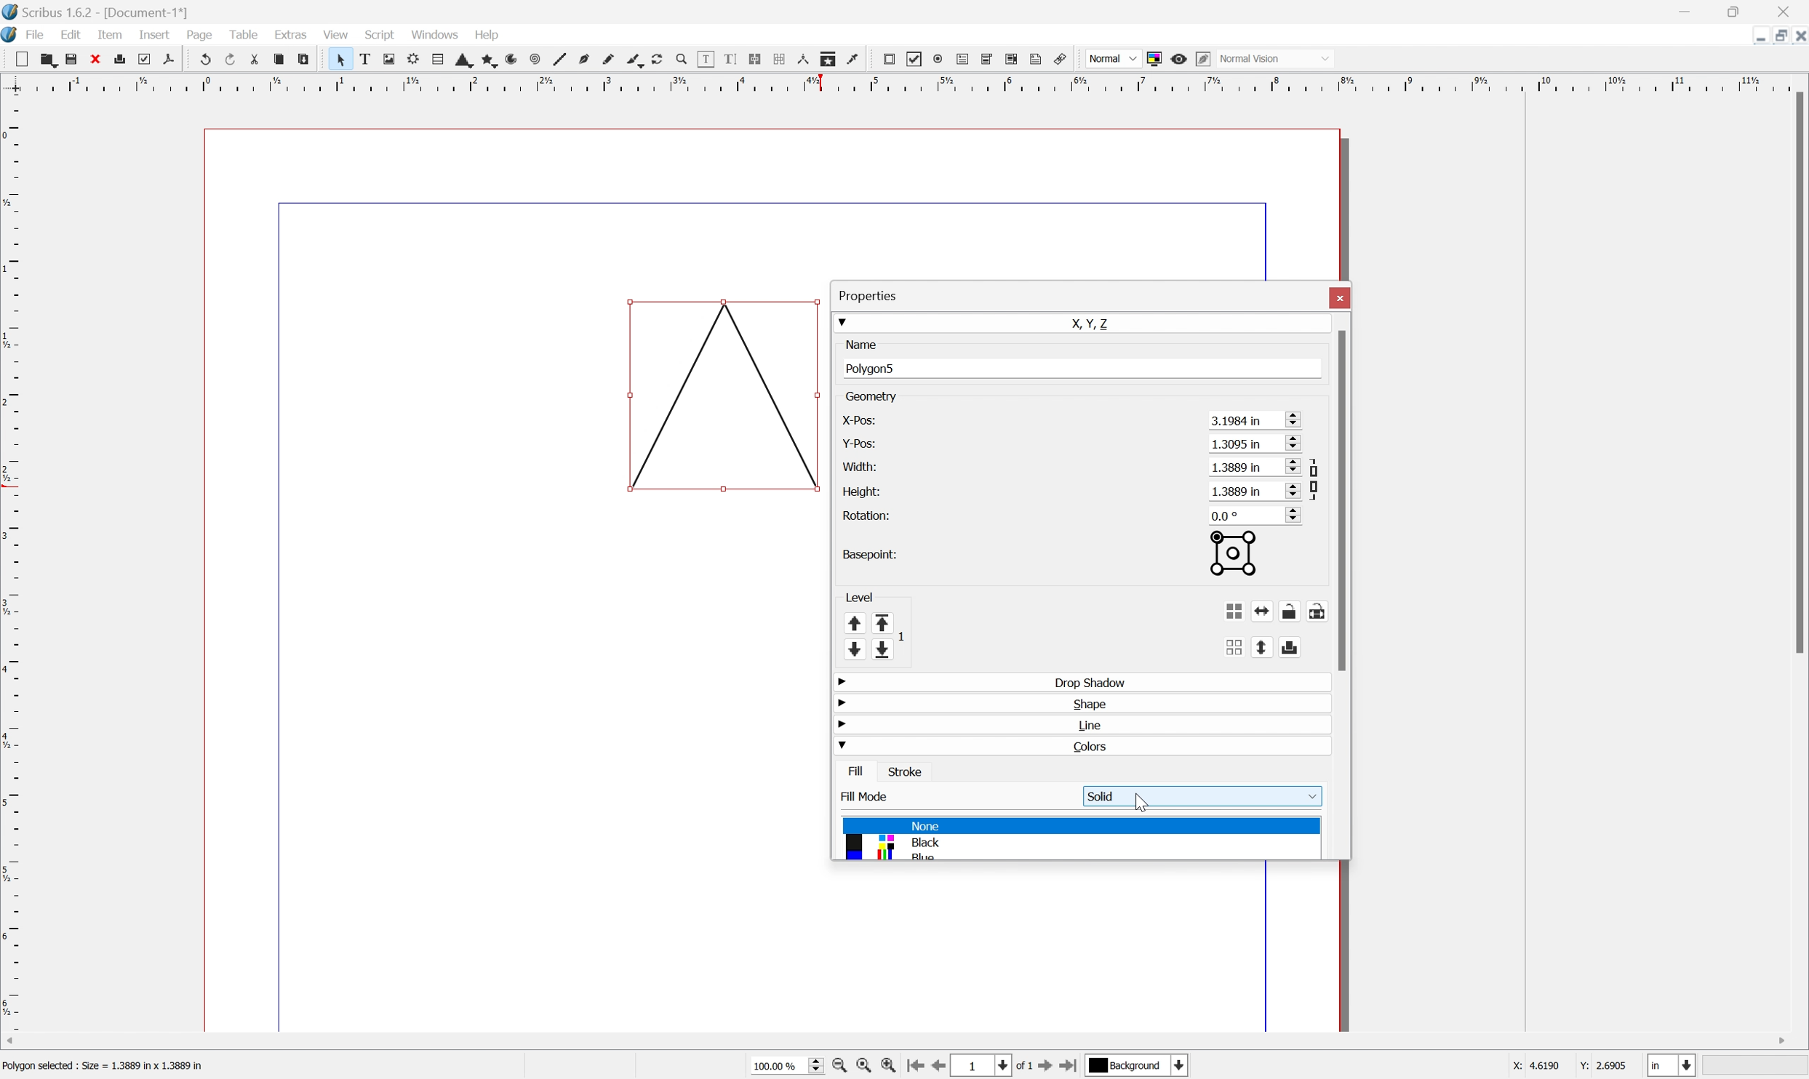 The height and width of the screenshot is (1079, 1809). What do you see at coordinates (1687, 9) in the screenshot?
I see `Minimize` at bounding box center [1687, 9].